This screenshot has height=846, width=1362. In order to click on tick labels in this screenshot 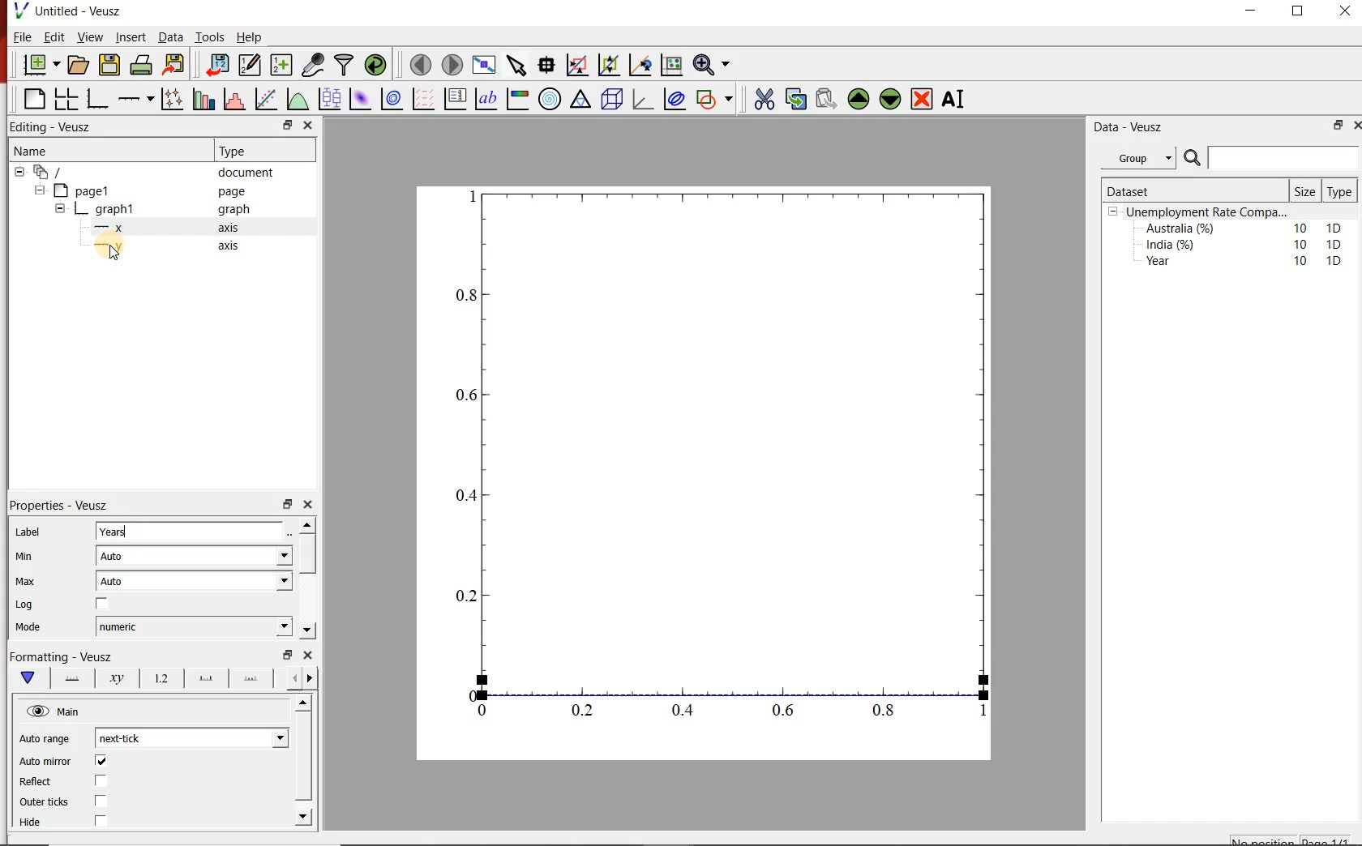, I will do `click(162, 679)`.